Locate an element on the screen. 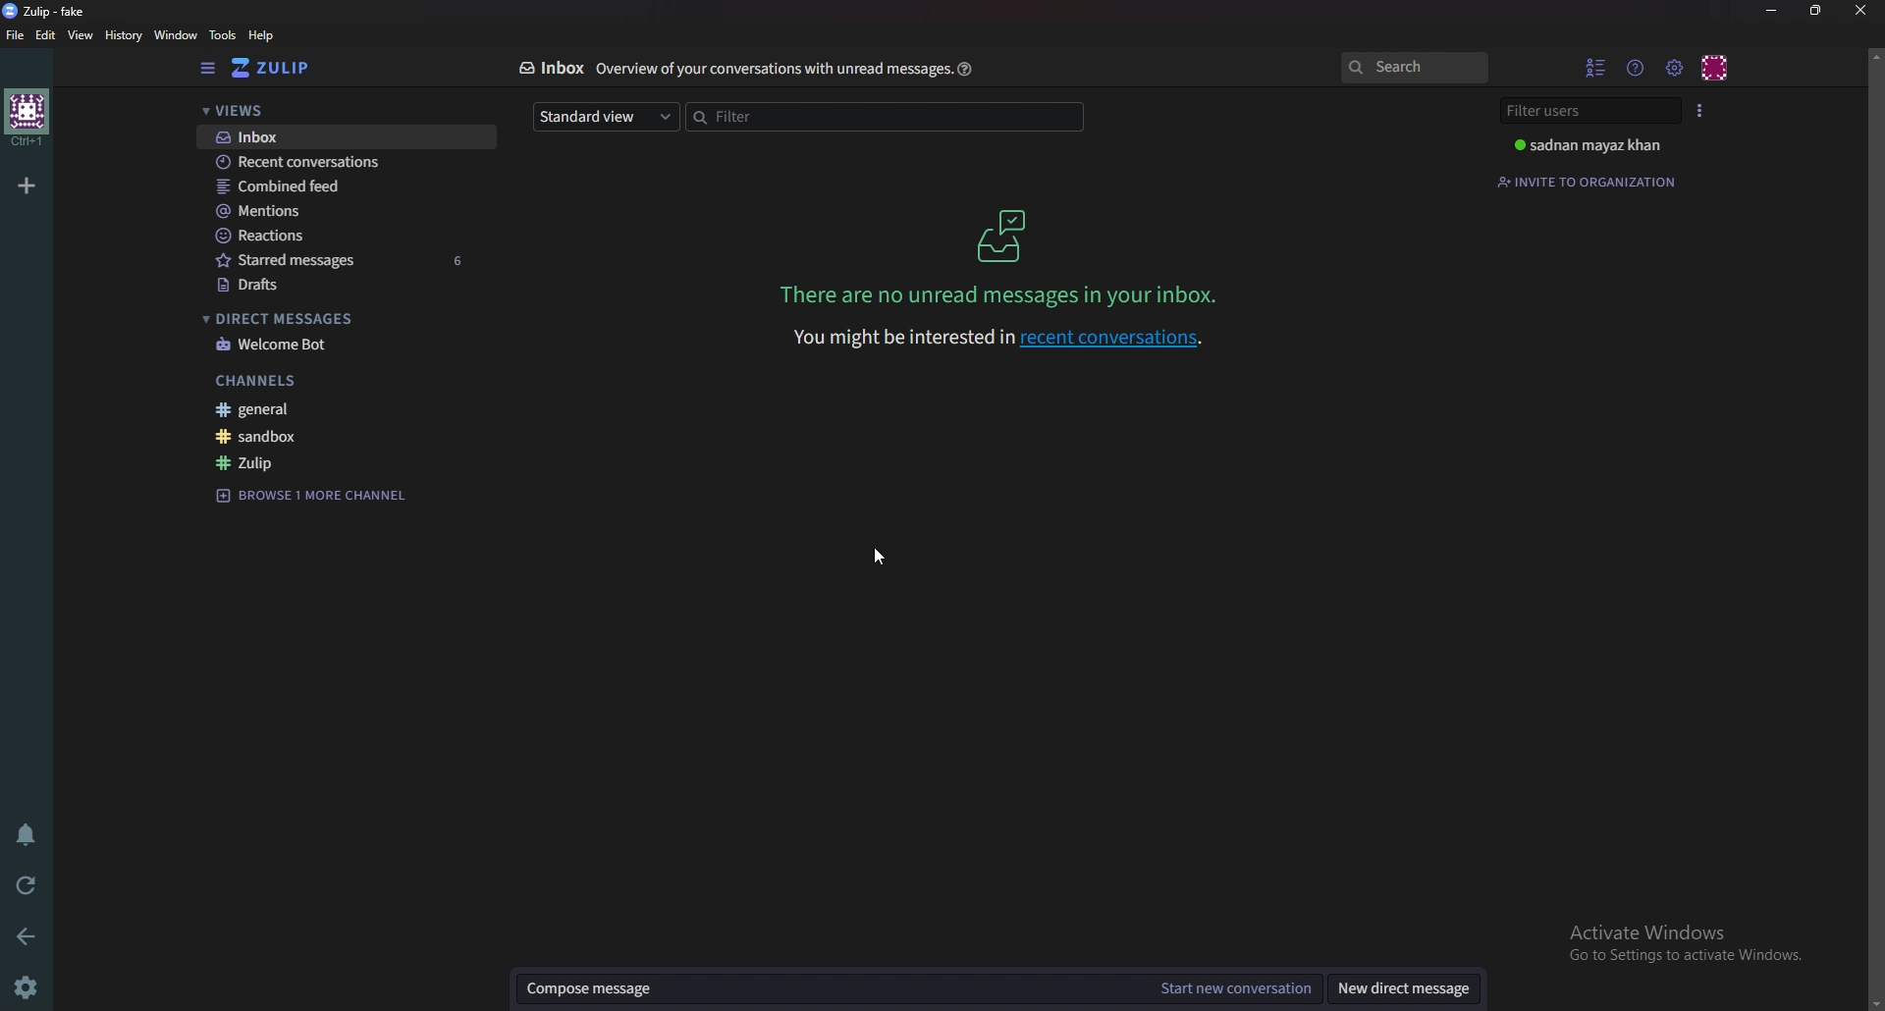  Window is located at coordinates (176, 36).